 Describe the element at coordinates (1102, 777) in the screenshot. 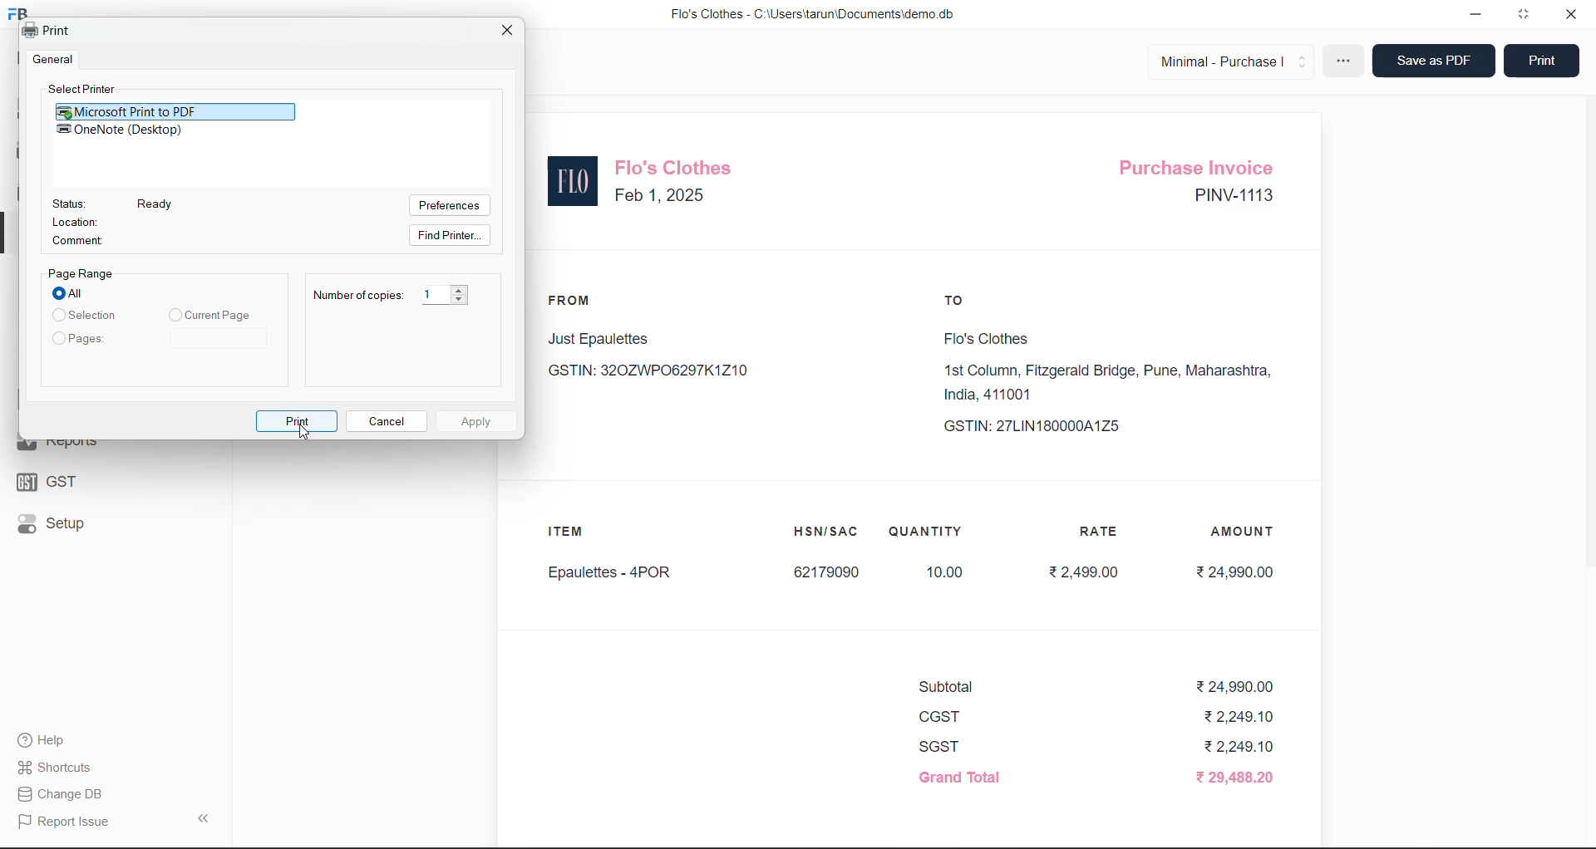

I see `Grand Total ₹ 29,488.20` at that location.